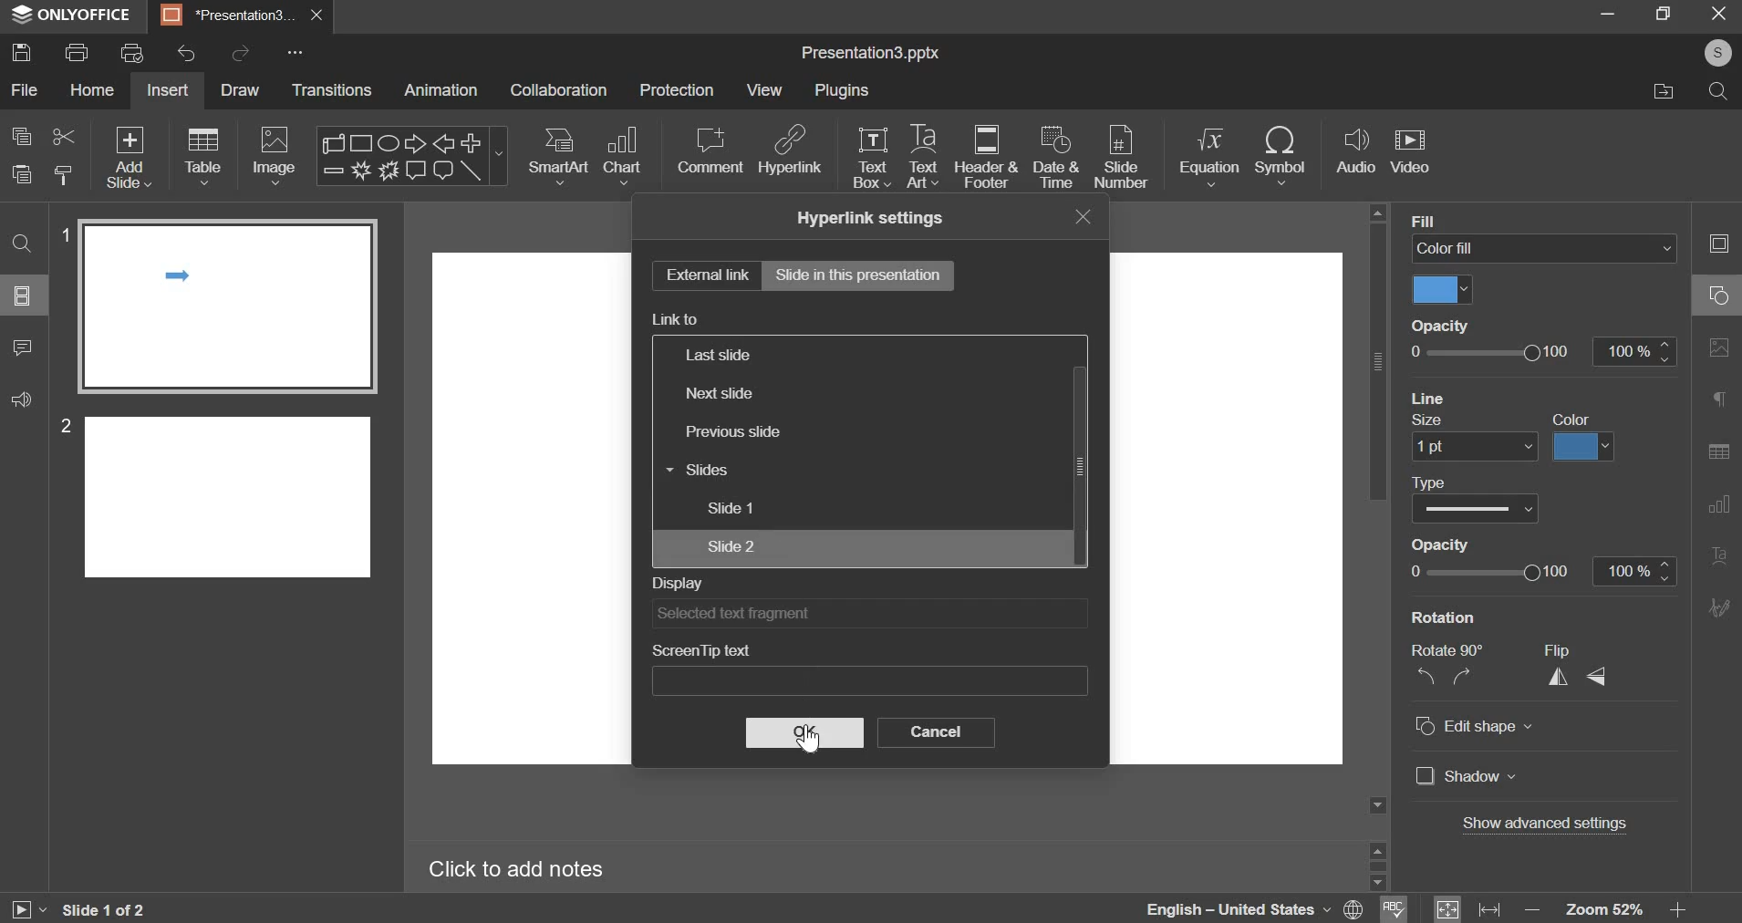  I want to click on Signature settings, so click(1719, 606).